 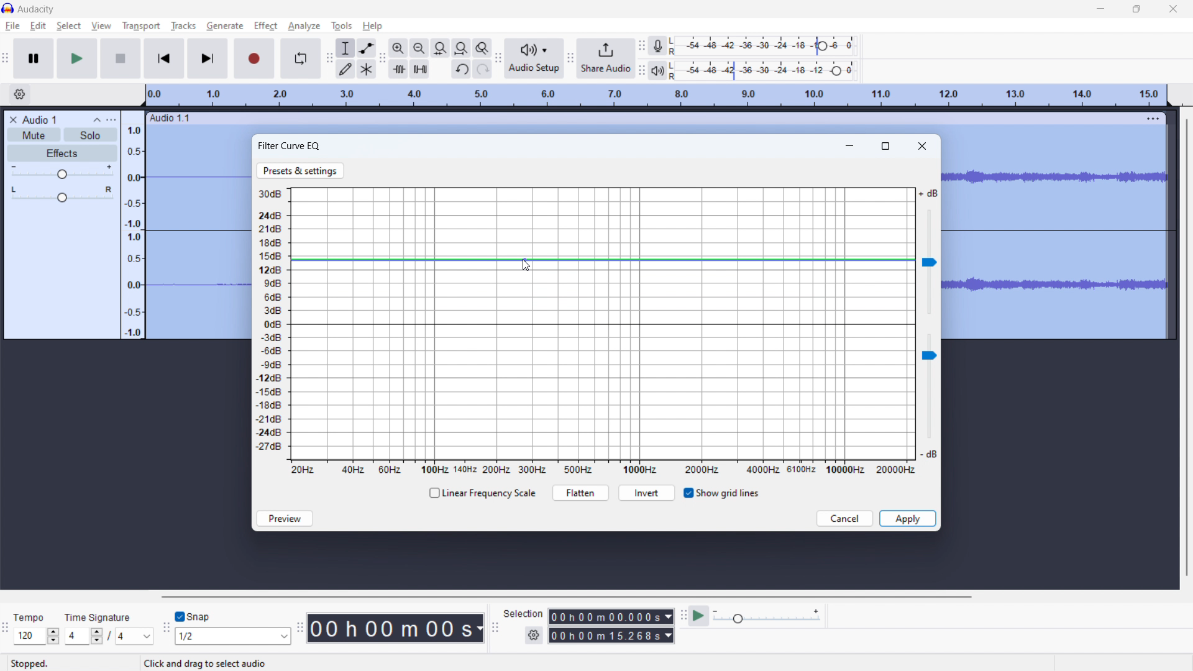 What do you see at coordinates (341, 26) in the screenshot?
I see `tools` at bounding box center [341, 26].